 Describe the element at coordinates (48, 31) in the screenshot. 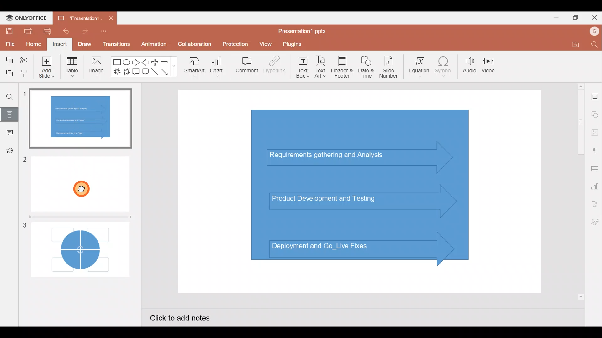

I see `Quick print` at that location.